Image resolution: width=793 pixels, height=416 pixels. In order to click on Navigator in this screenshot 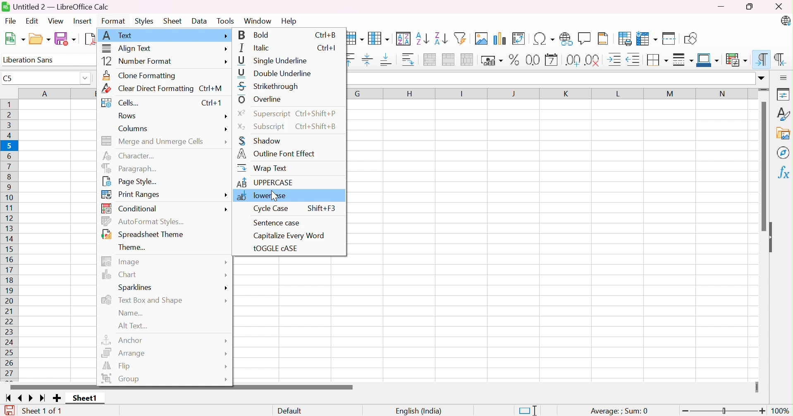, I will do `click(785, 151)`.